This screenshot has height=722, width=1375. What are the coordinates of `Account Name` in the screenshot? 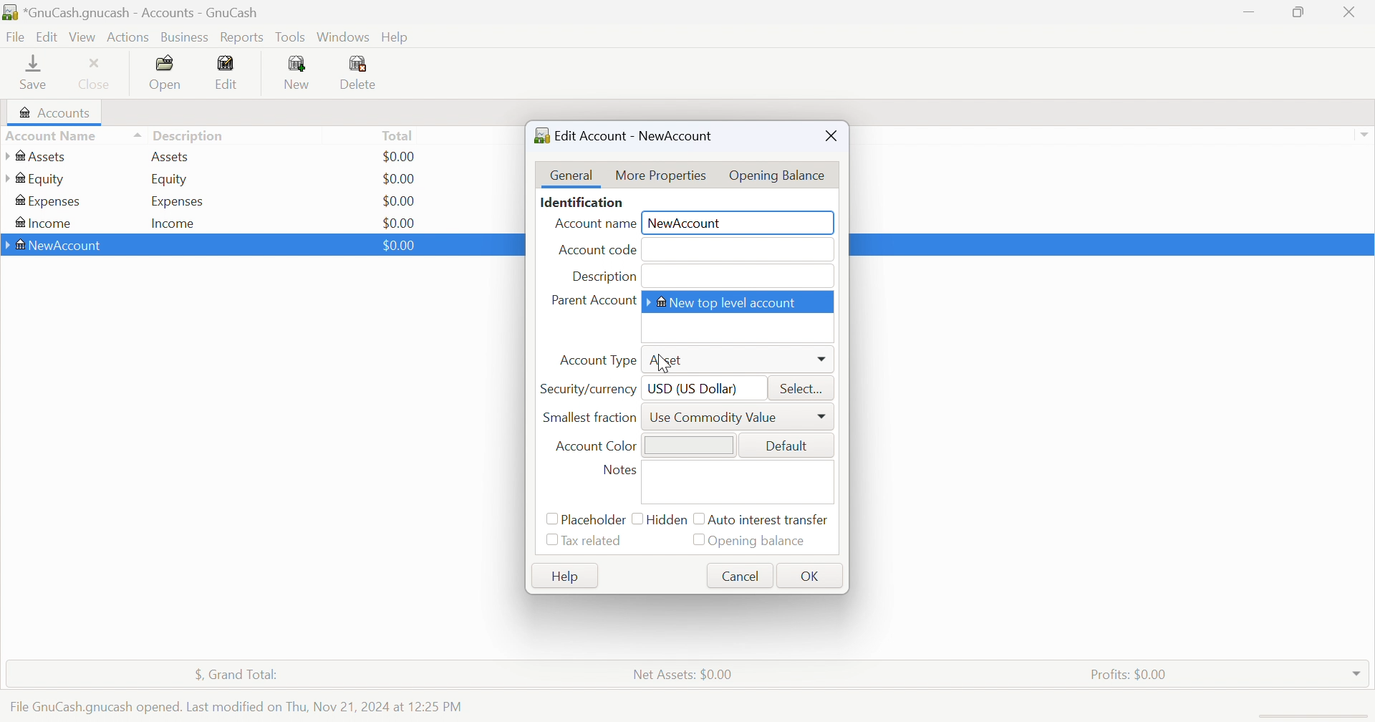 It's located at (594, 226).